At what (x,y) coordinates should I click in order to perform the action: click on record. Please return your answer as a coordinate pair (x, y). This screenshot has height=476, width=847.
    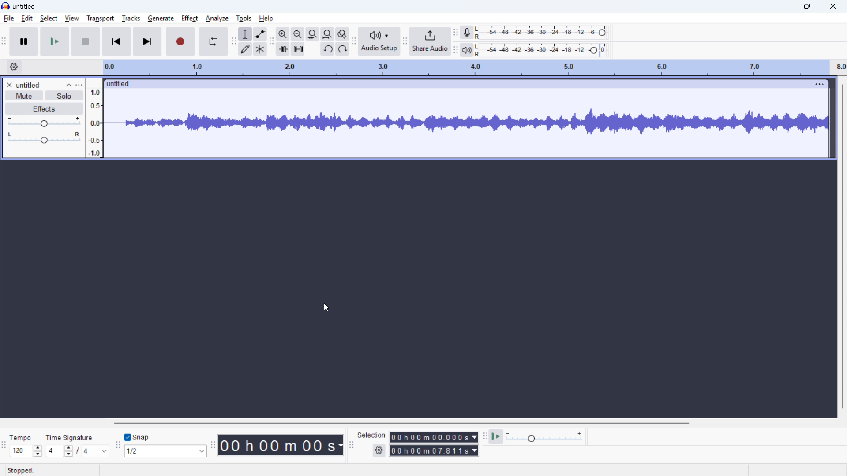
    Looking at the image, I should click on (180, 42).